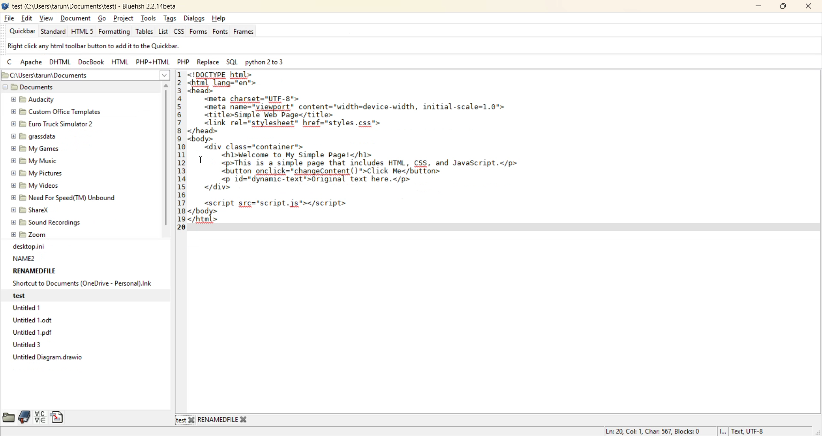 This screenshot has height=436, width=822. I want to click on formatting, so click(115, 31).